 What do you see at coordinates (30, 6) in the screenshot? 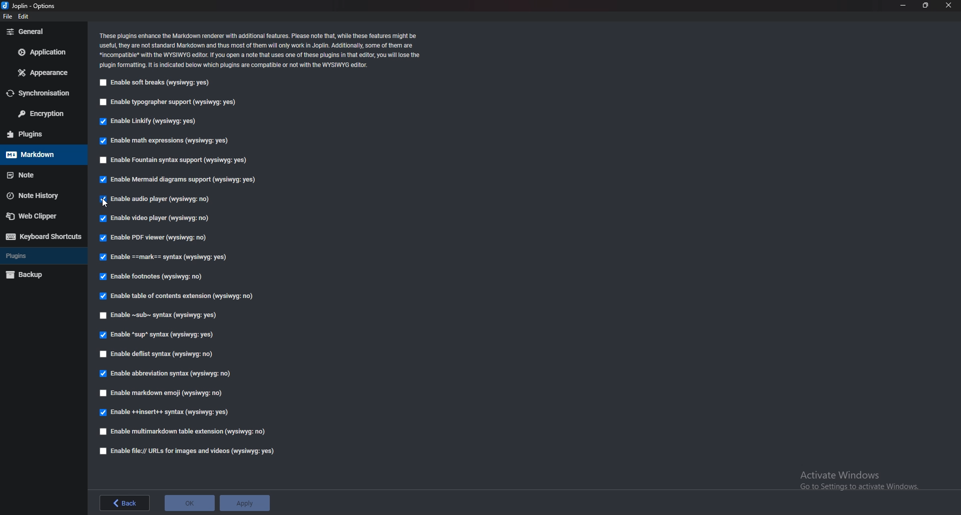
I see `options` at bounding box center [30, 6].